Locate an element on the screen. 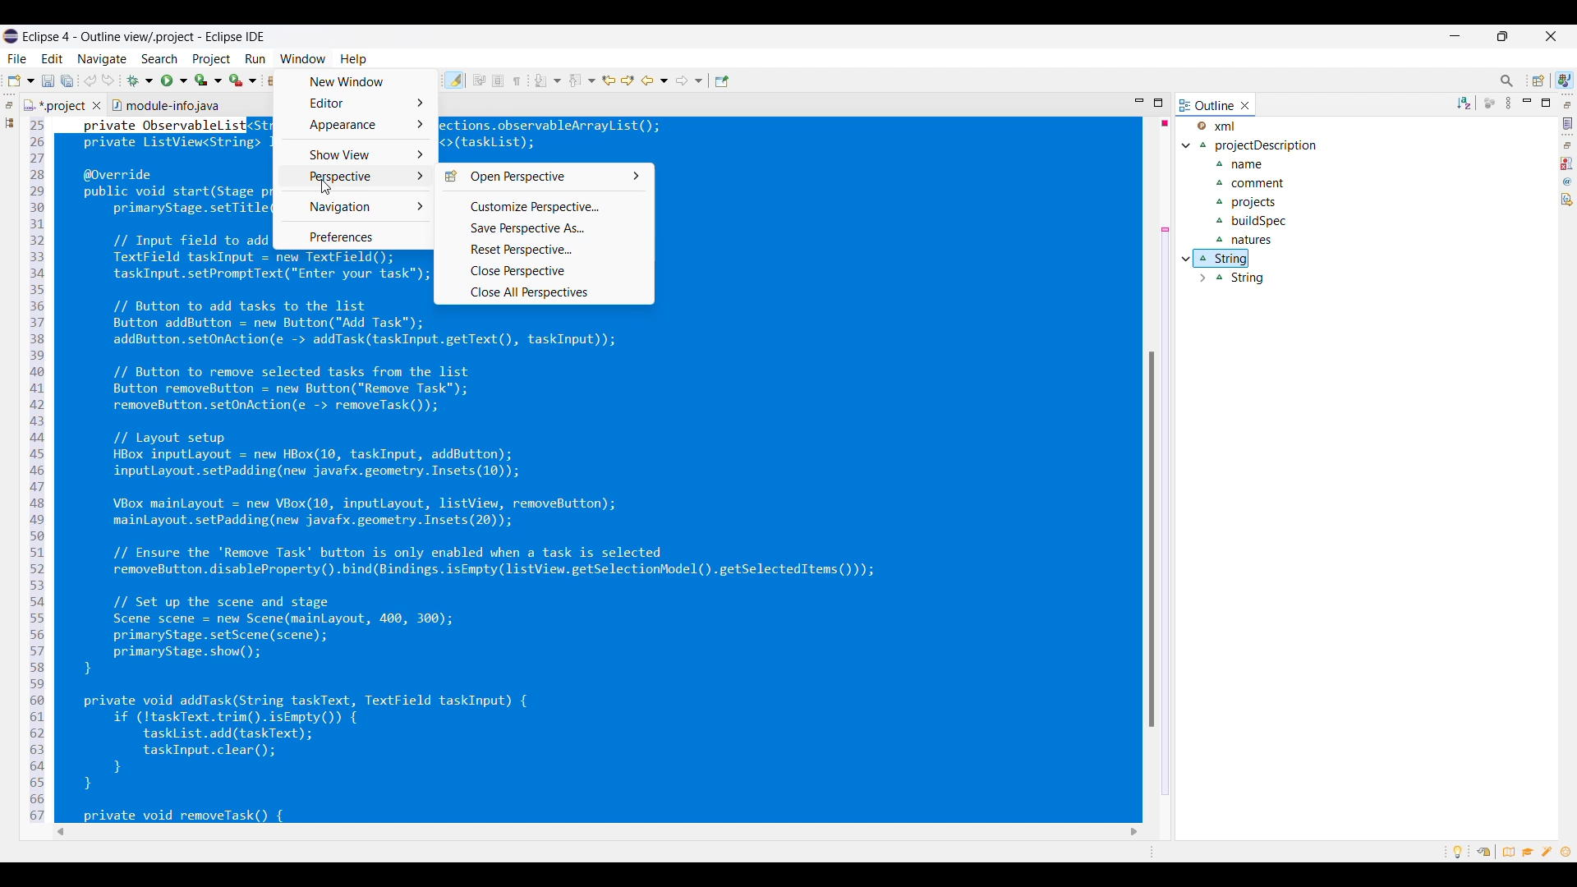  Close perspective is located at coordinates (544, 271).